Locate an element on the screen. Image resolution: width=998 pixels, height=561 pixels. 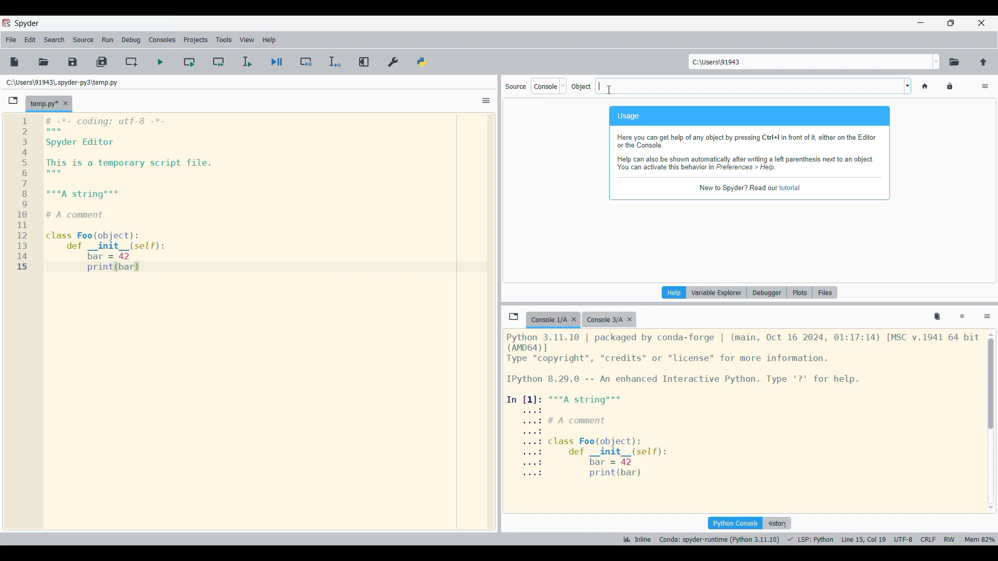
View menu is located at coordinates (247, 40).